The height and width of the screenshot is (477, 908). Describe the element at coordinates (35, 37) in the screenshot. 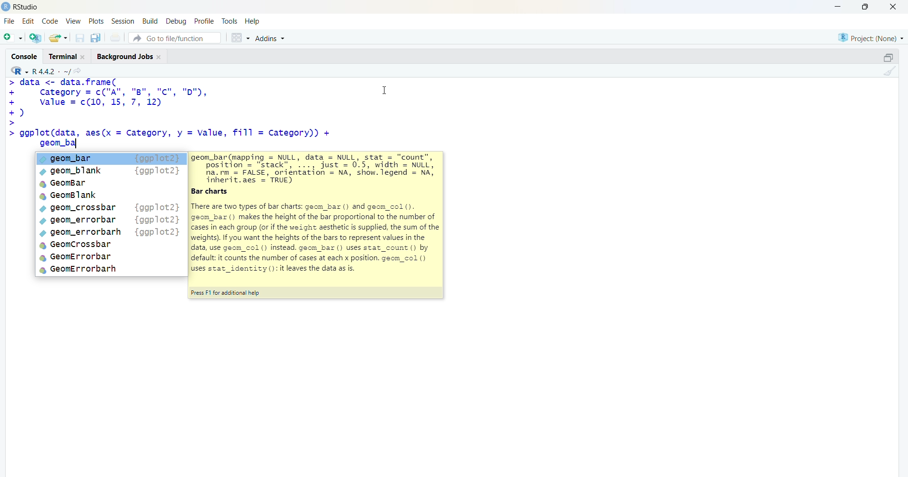

I see `create a project` at that location.